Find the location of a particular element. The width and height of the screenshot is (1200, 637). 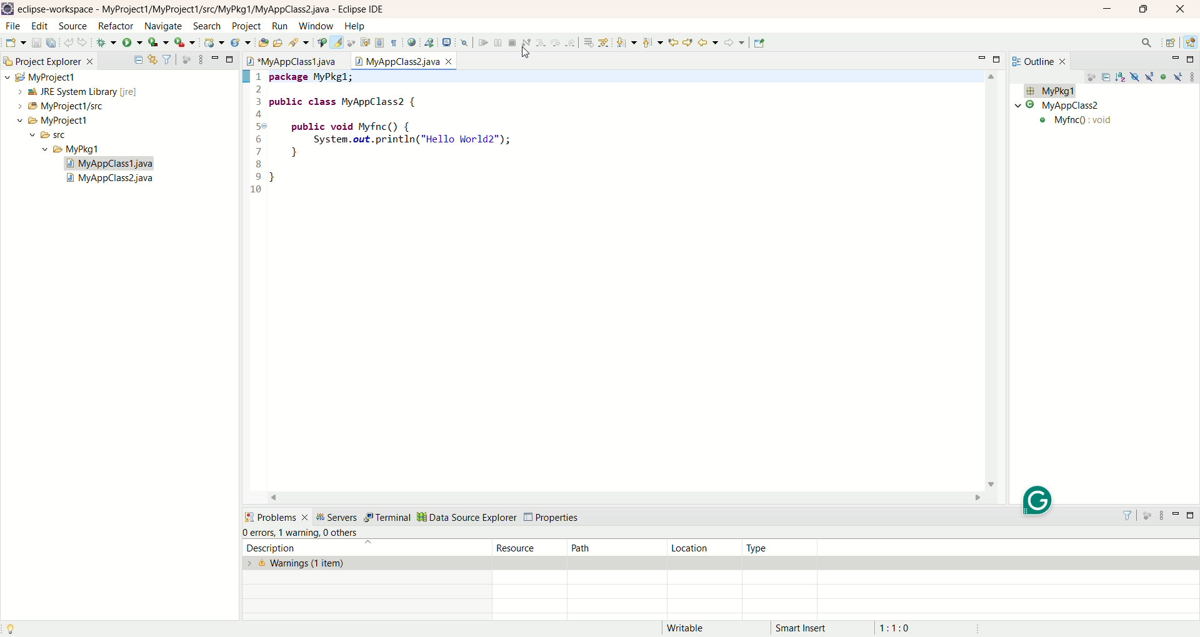

maximize is located at coordinates (999, 59).